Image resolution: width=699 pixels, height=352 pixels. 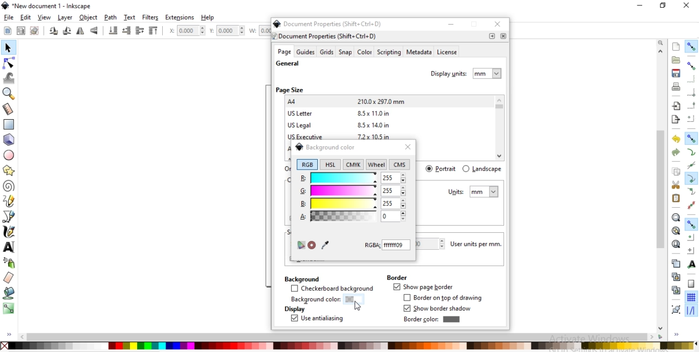 What do you see at coordinates (376, 165) in the screenshot?
I see `wheel` at bounding box center [376, 165].